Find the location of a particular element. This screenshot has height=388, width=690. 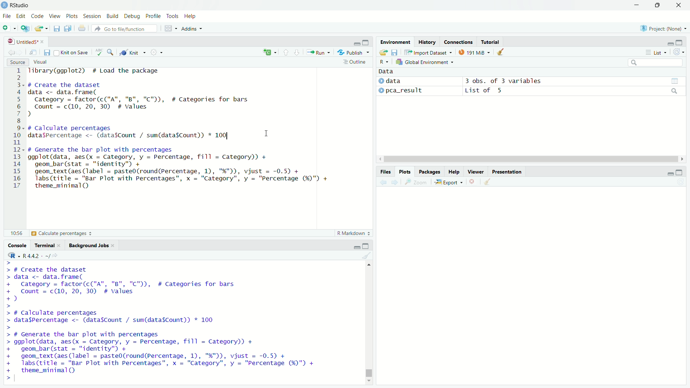

terminal is located at coordinates (47, 245).